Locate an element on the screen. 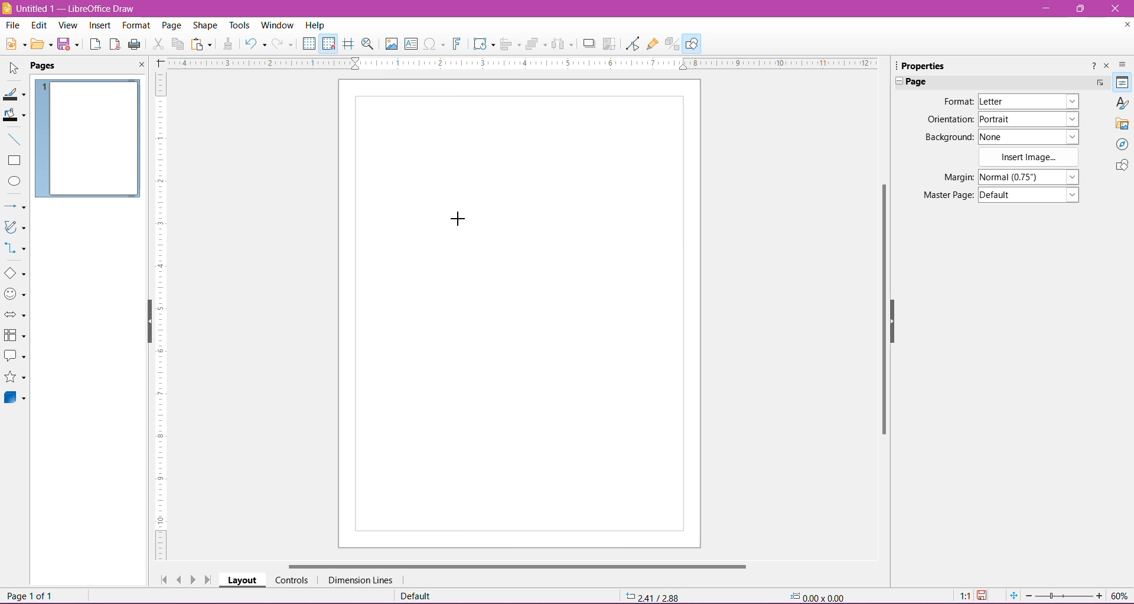 The height and width of the screenshot is (604, 1134). Margin is located at coordinates (955, 177).